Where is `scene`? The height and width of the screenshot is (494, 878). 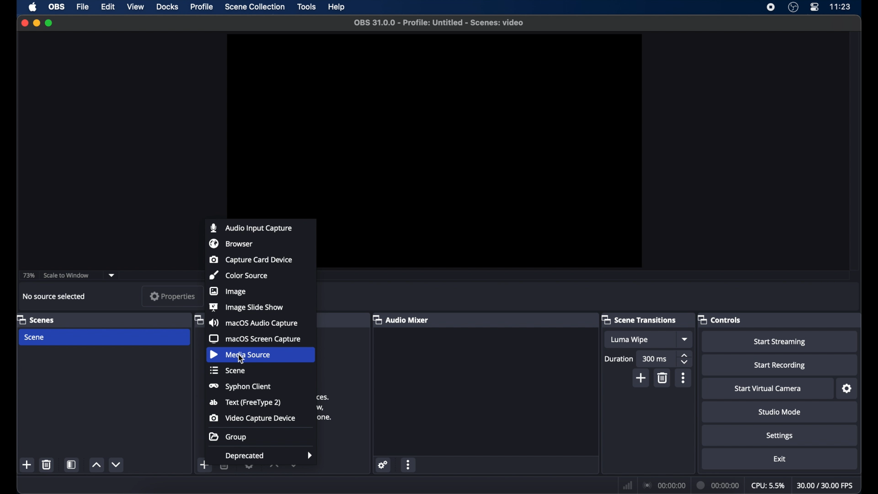 scene is located at coordinates (227, 370).